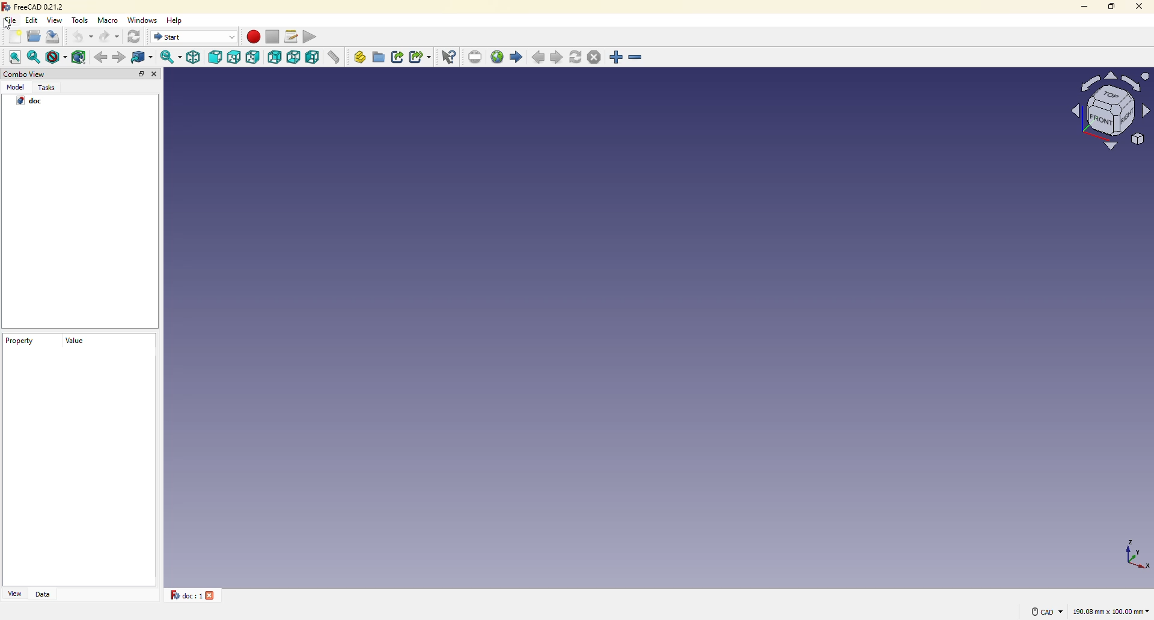  What do you see at coordinates (34, 7) in the screenshot?
I see `freecad` at bounding box center [34, 7].